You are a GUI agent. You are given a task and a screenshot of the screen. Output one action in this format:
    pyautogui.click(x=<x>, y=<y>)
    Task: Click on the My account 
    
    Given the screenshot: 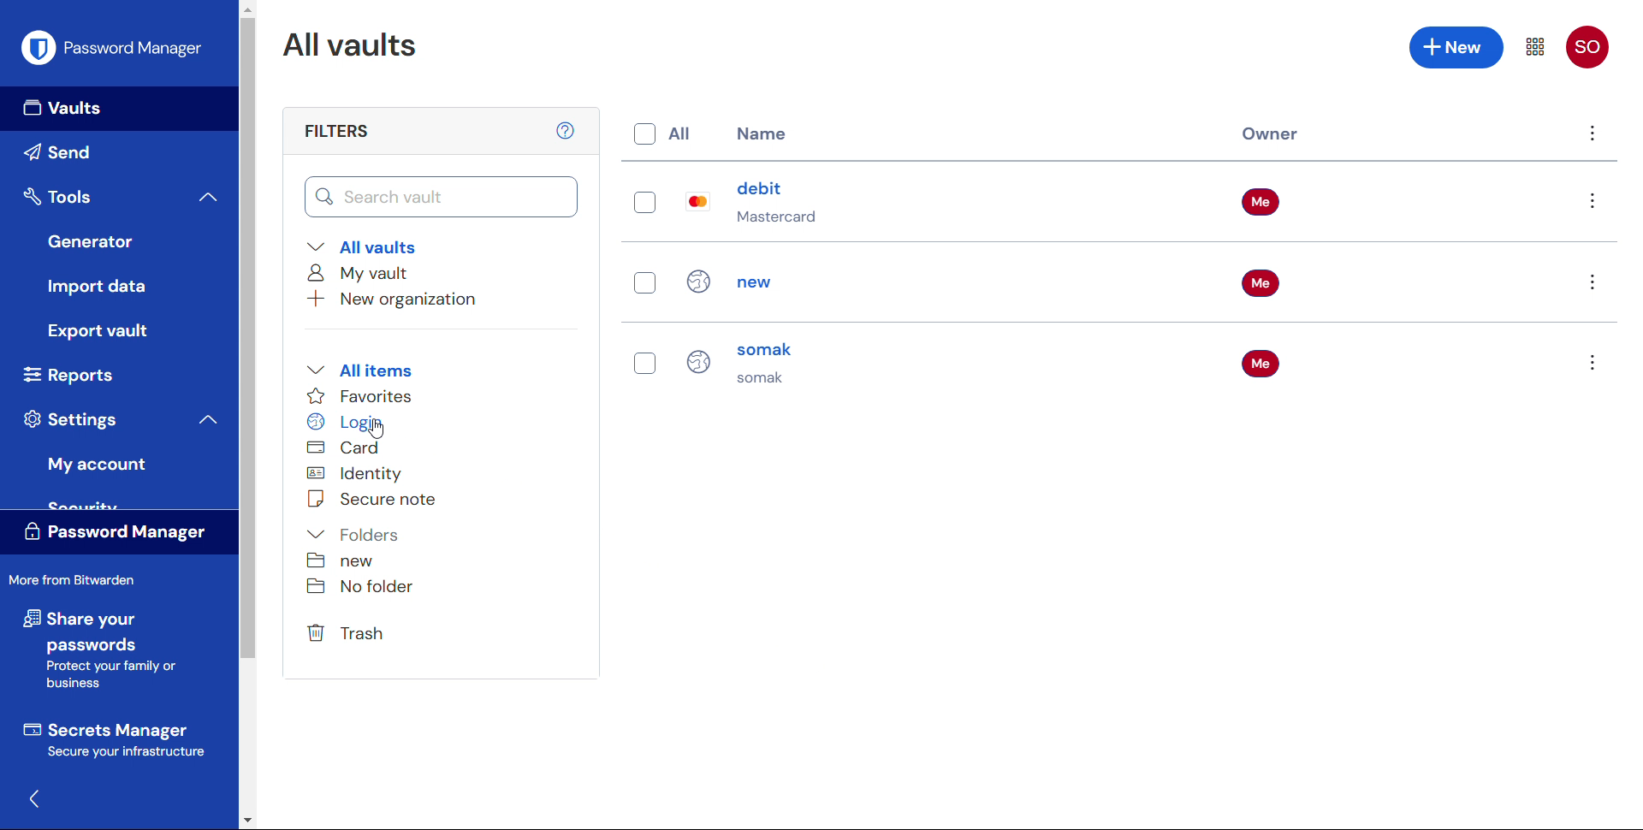 What is the action you would take?
    pyautogui.click(x=94, y=465)
    